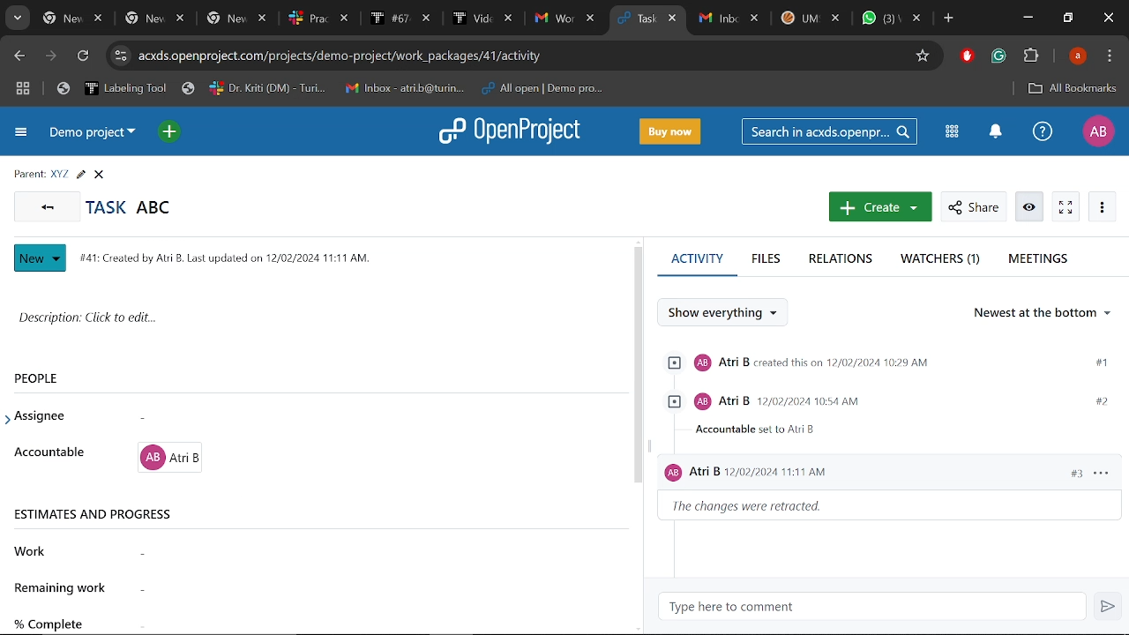 The height and width of the screenshot is (635, 1129). I want to click on Task assignee, so click(351, 418).